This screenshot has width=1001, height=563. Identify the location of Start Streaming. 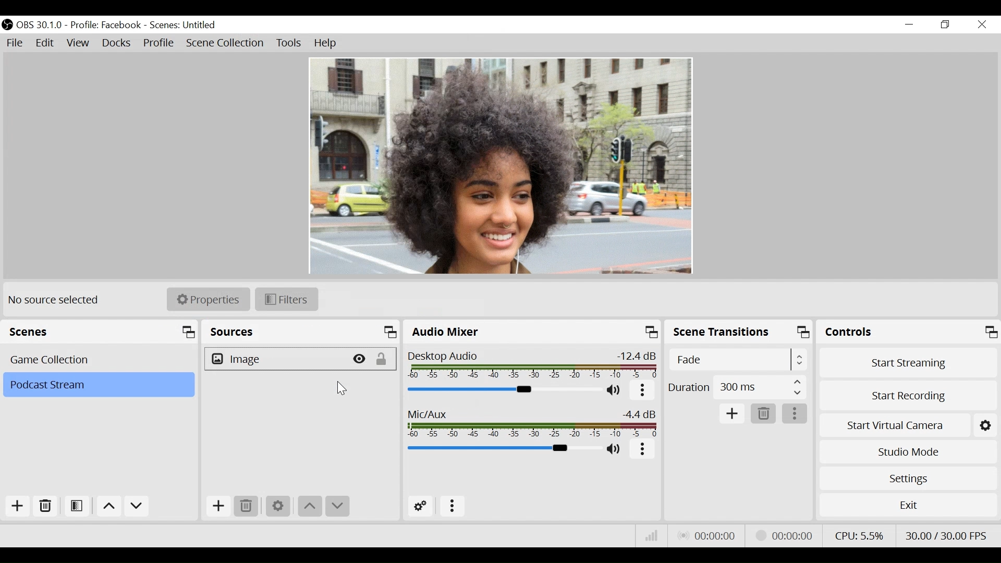
(910, 363).